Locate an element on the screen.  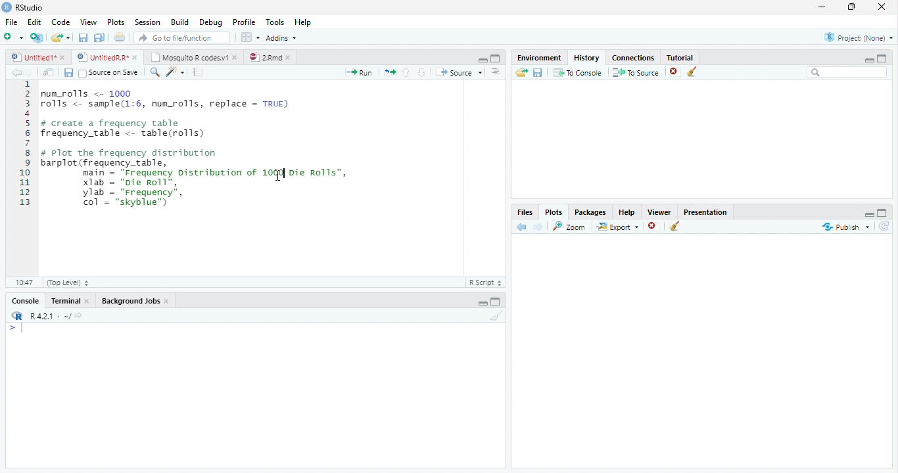
Session is located at coordinates (148, 22).